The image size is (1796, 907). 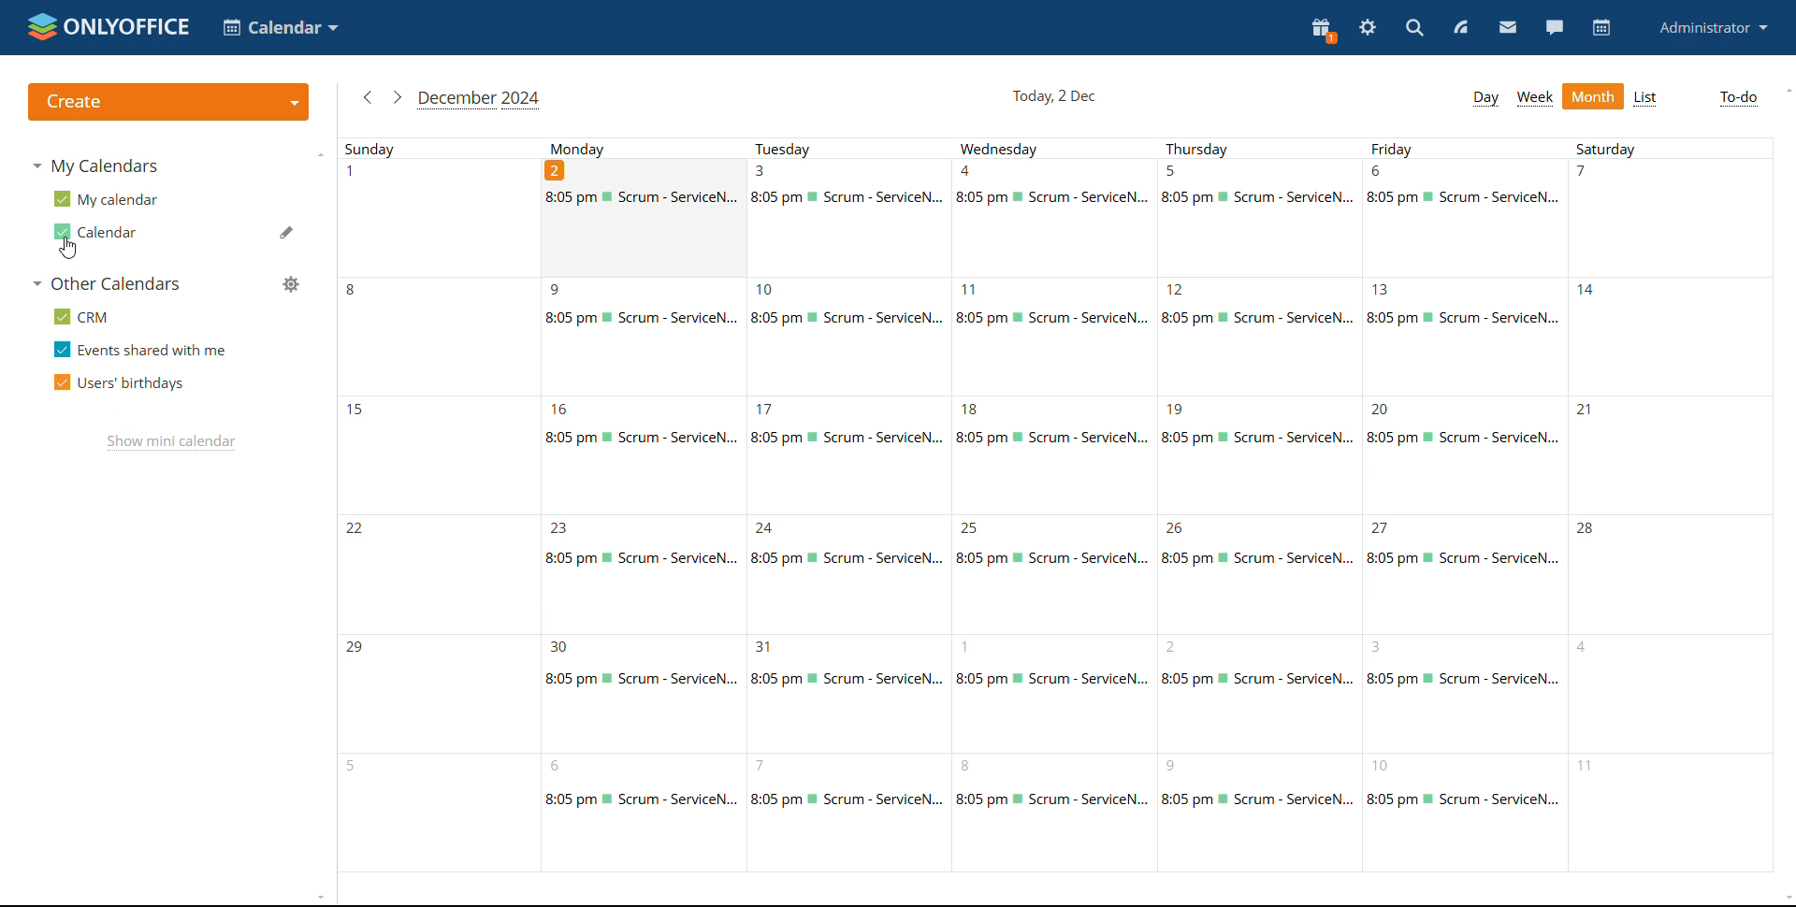 What do you see at coordinates (440, 149) in the screenshot?
I see `sunday` at bounding box center [440, 149].